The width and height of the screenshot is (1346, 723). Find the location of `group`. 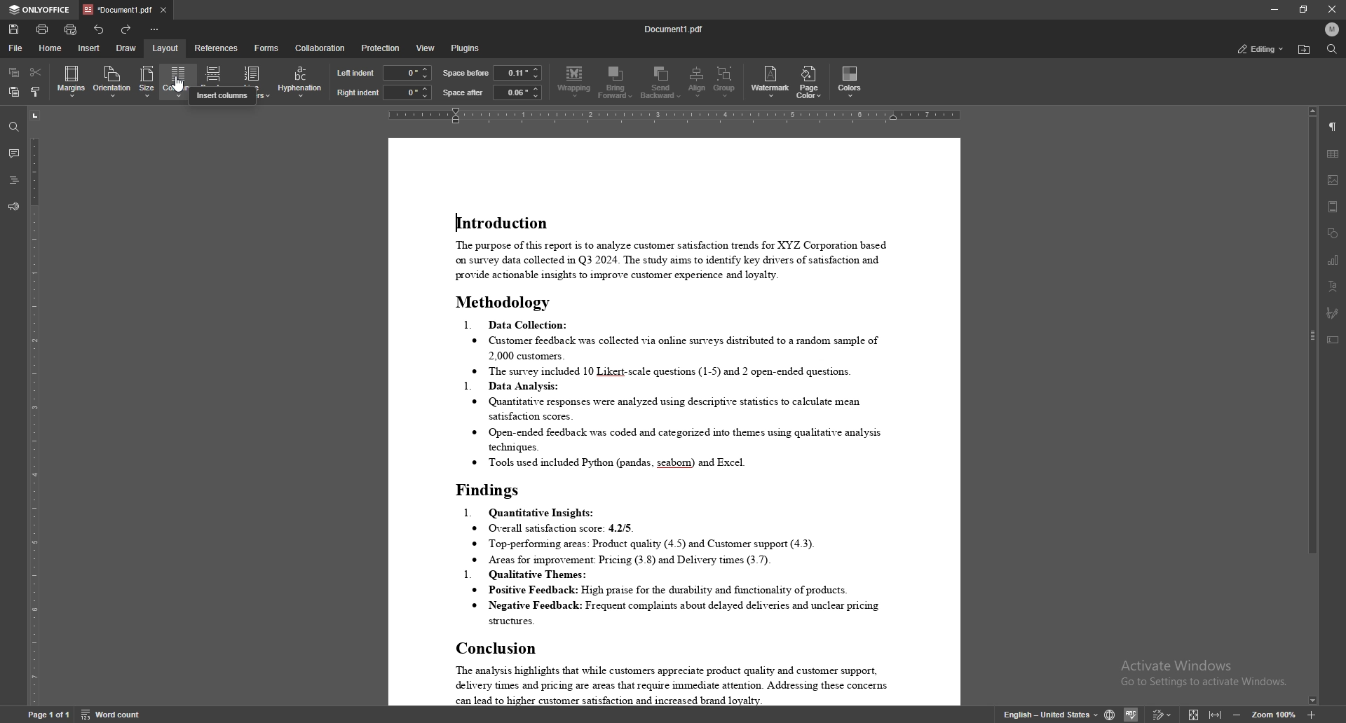

group is located at coordinates (726, 83).